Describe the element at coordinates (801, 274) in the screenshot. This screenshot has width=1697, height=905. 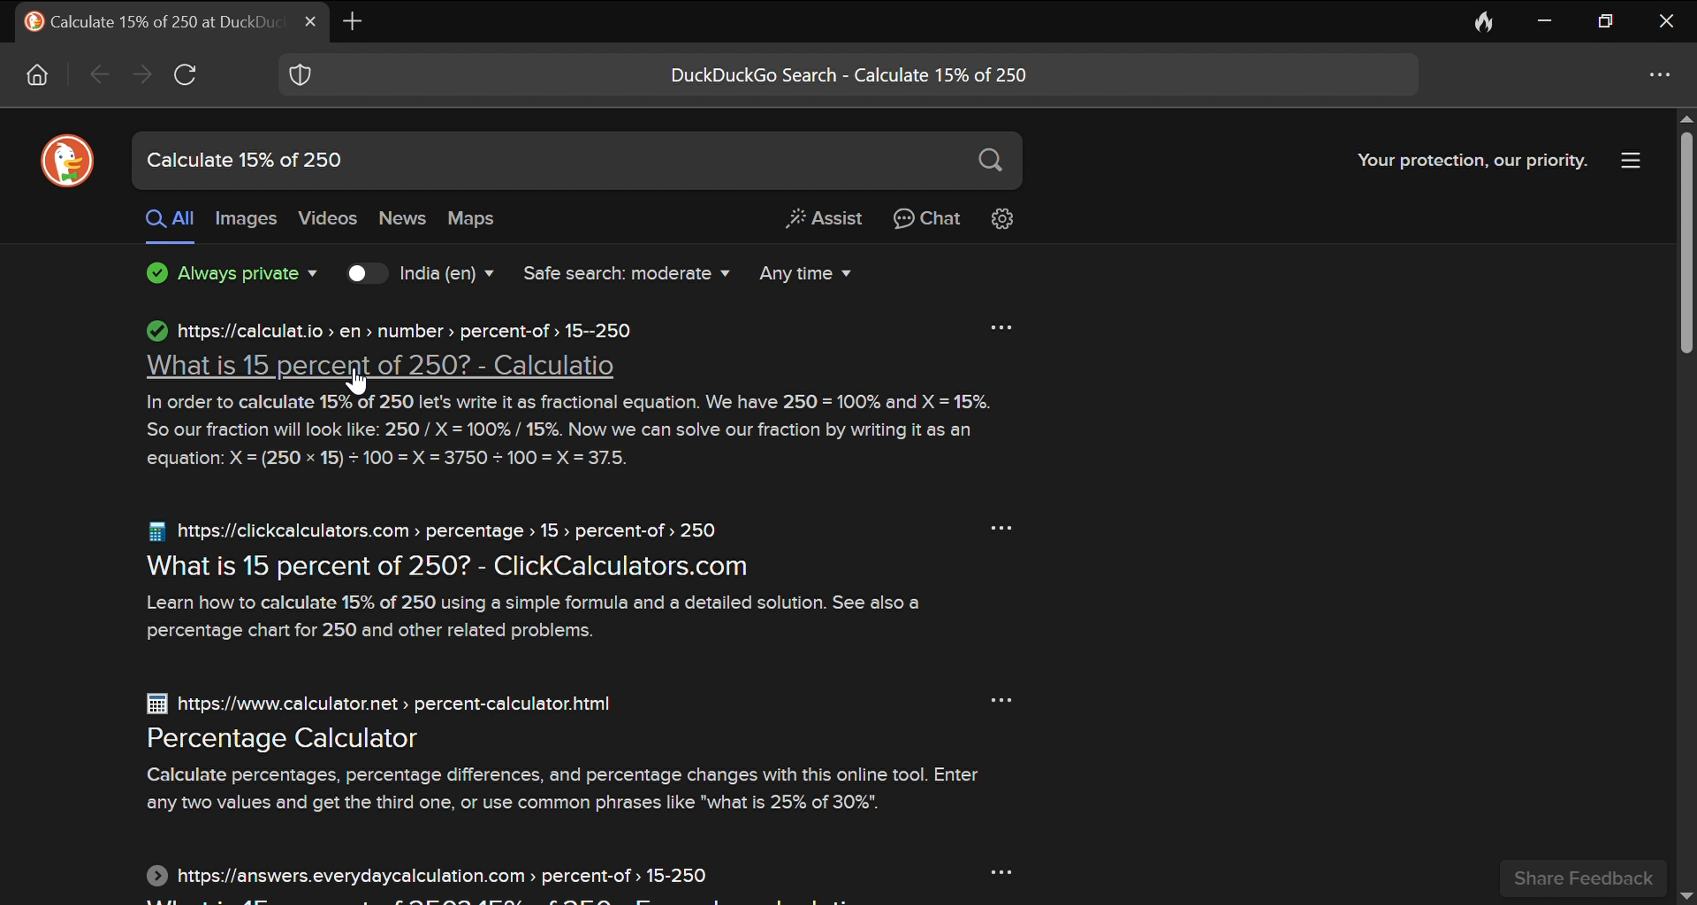
I see `Anytime` at that location.